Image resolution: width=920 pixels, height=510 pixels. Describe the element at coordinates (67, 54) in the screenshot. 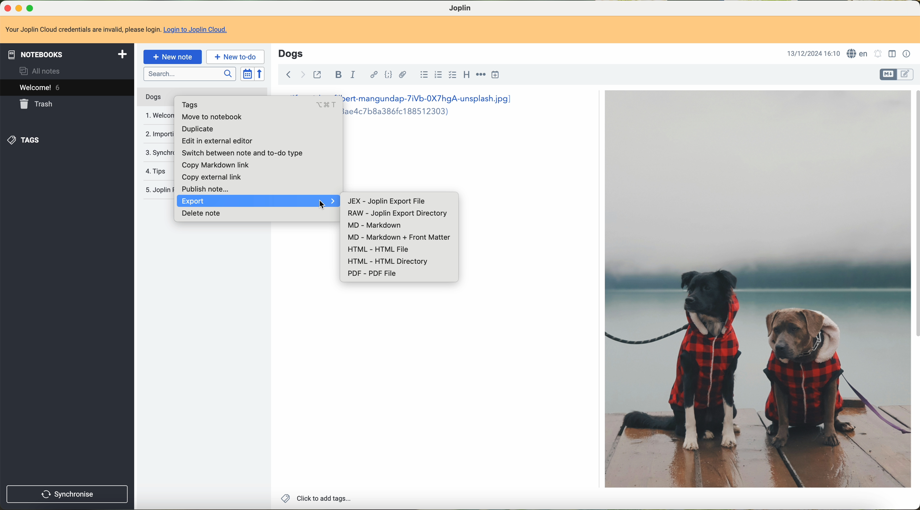

I see `notebooks` at that location.